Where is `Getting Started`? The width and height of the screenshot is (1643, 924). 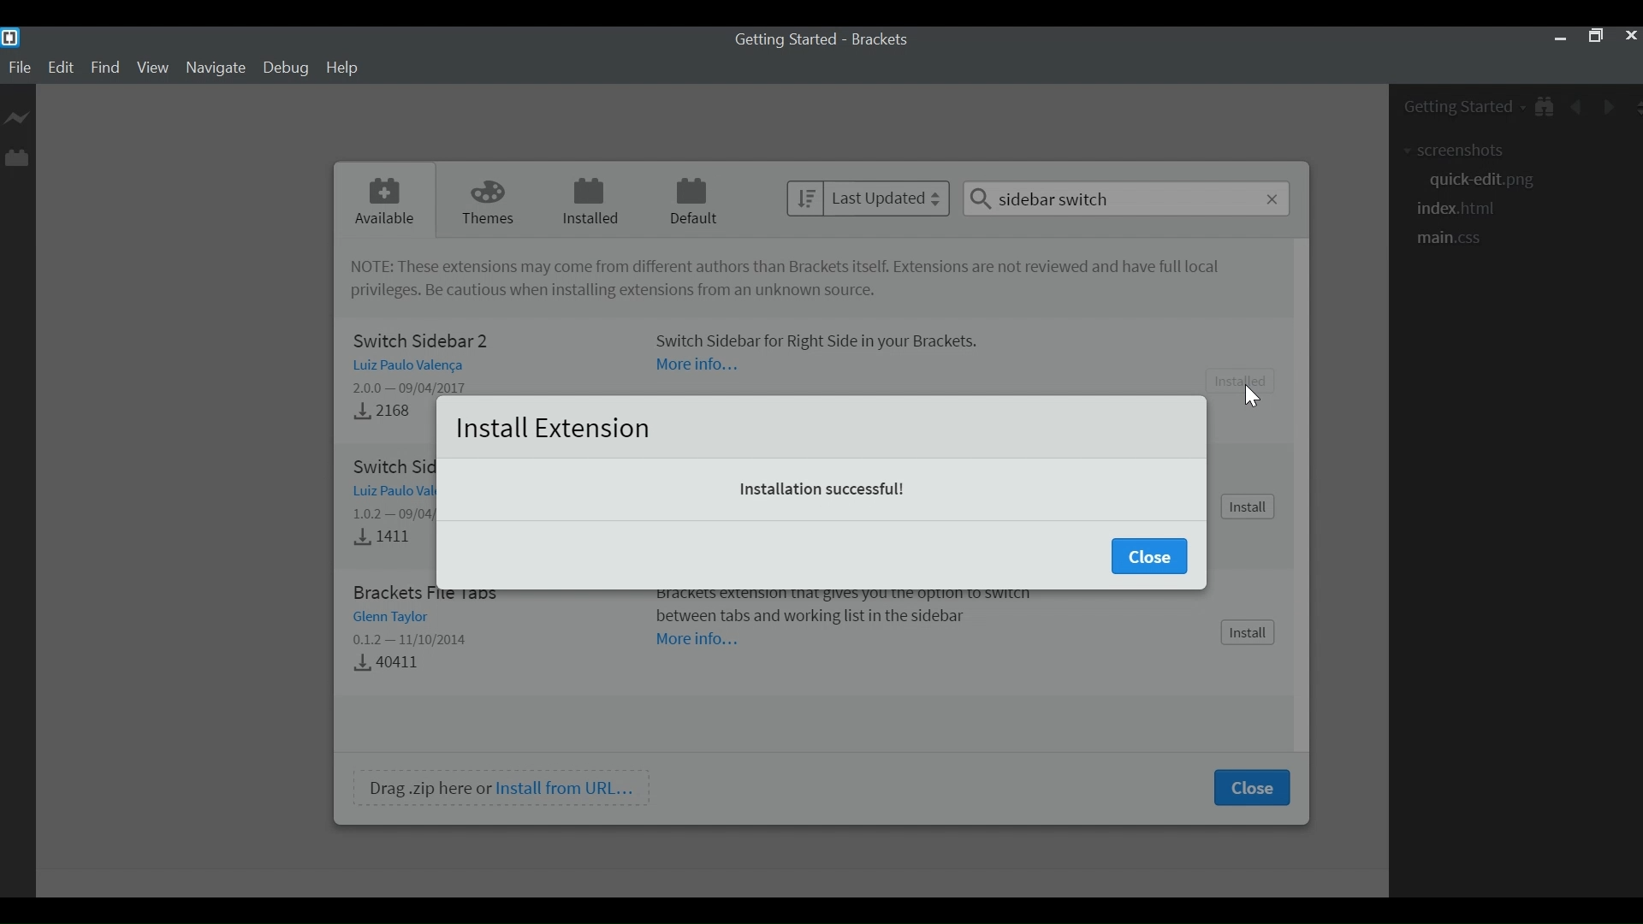
Getting Started is located at coordinates (1462, 110).